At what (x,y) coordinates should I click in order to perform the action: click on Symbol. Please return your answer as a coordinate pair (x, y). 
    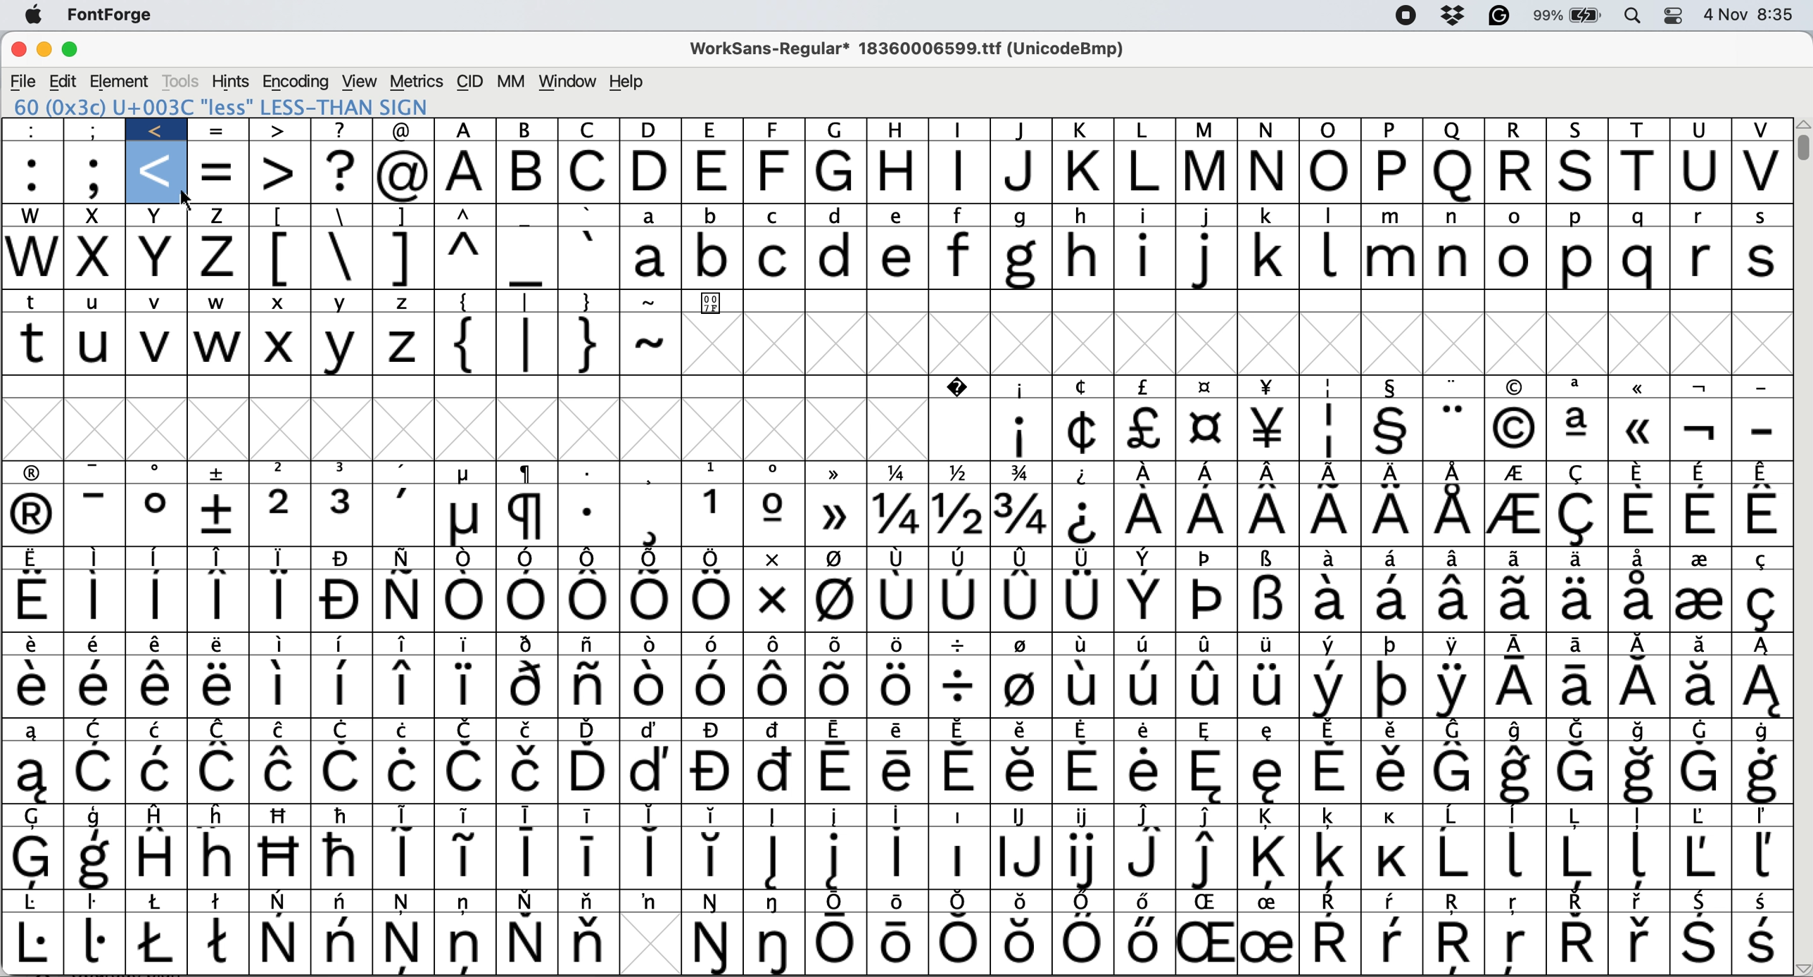
    Looking at the image, I should click on (1455, 689).